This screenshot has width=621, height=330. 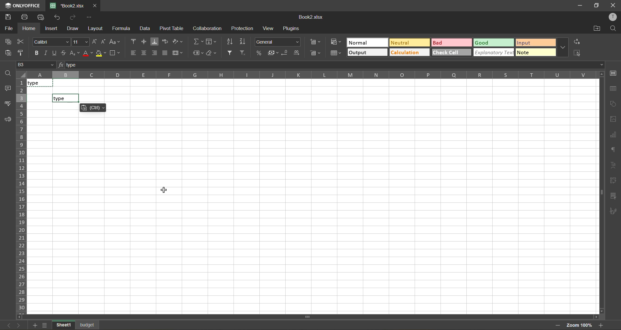 What do you see at coordinates (212, 53) in the screenshot?
I see `clear` at bounding box center [212, 53].